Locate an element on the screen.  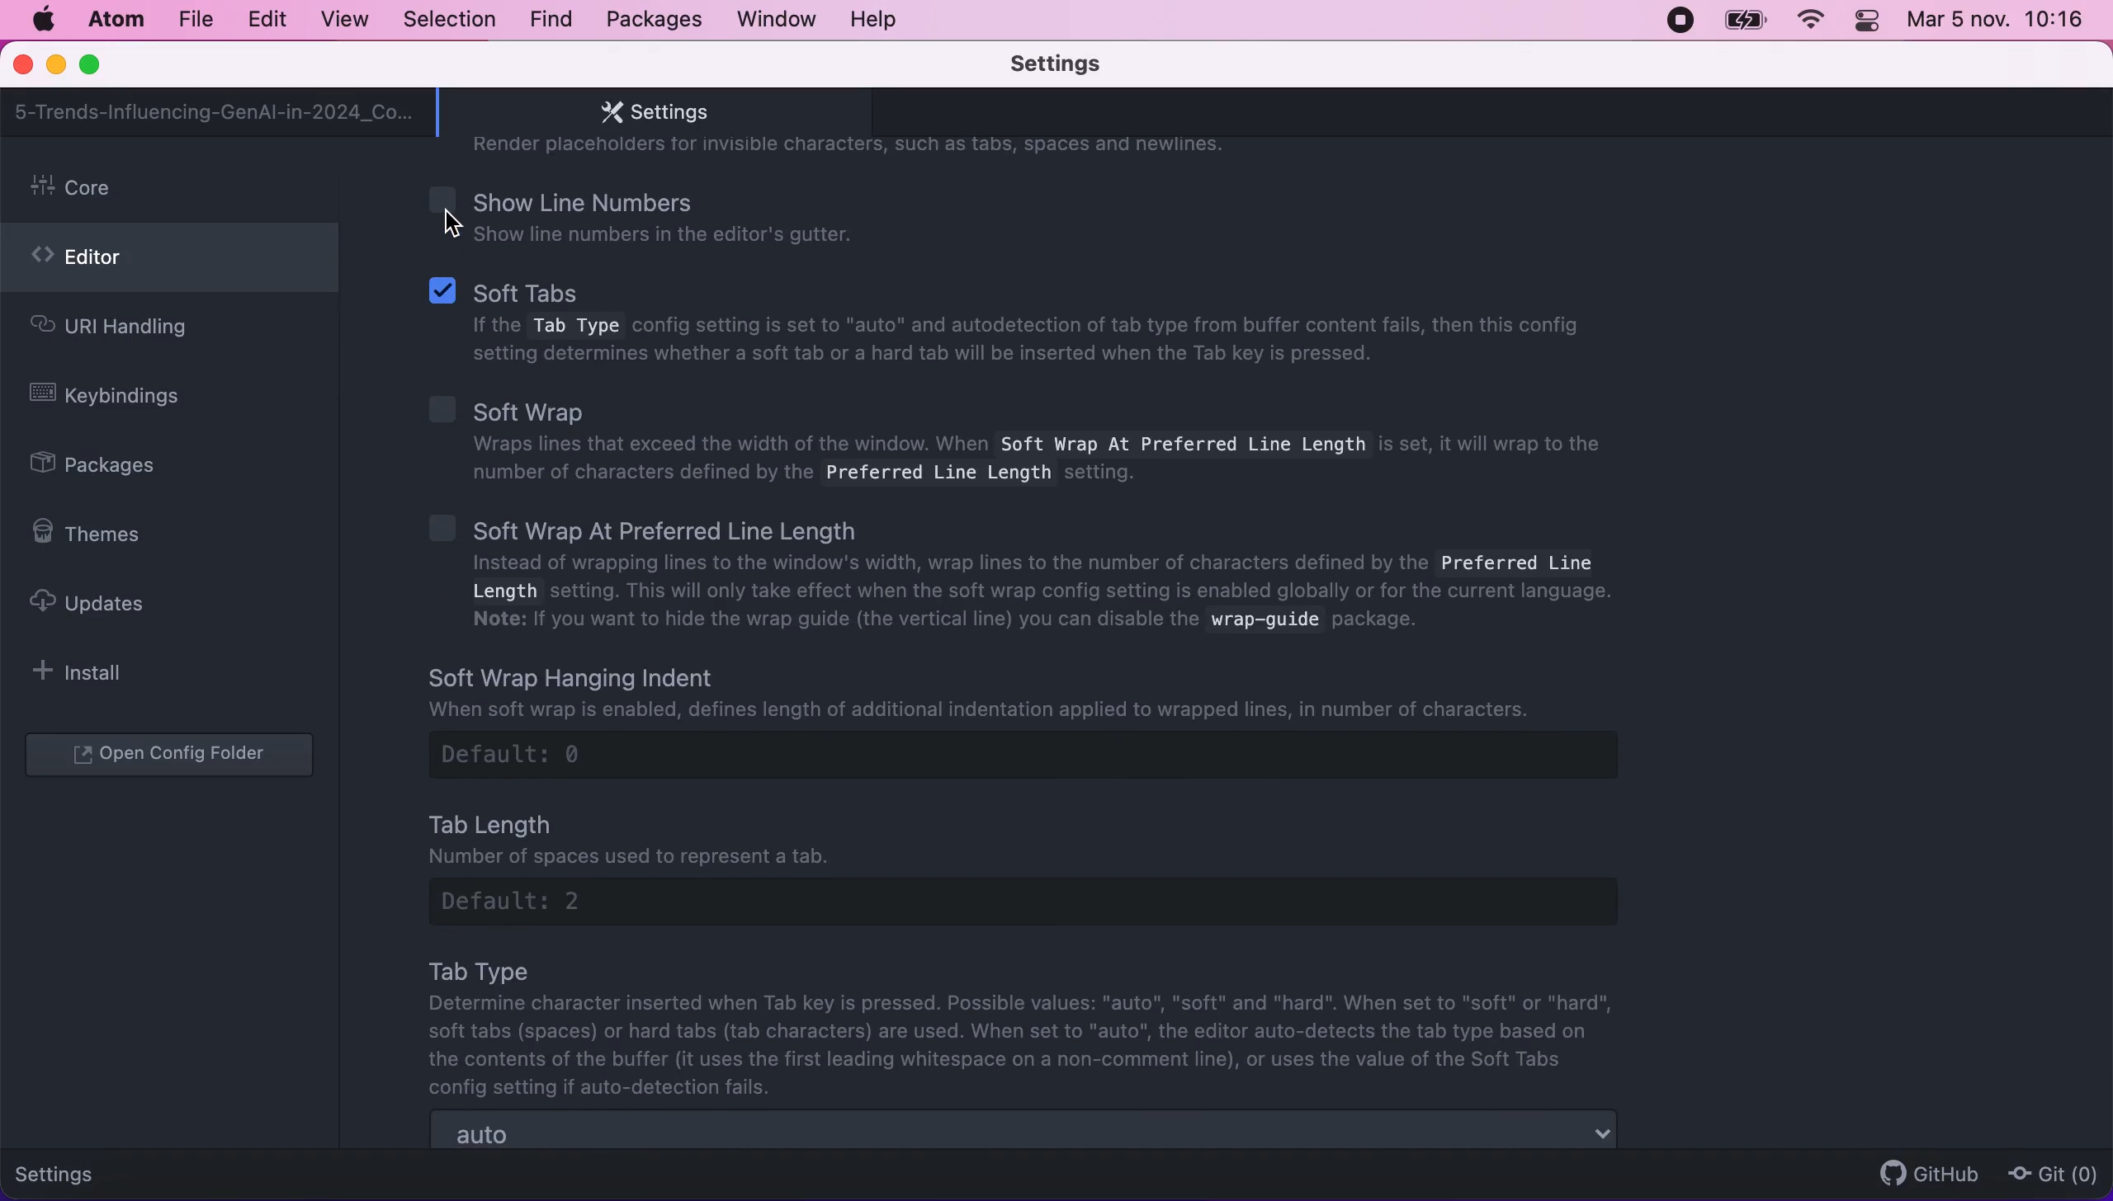
maximize is located at coordinates (97, 66).